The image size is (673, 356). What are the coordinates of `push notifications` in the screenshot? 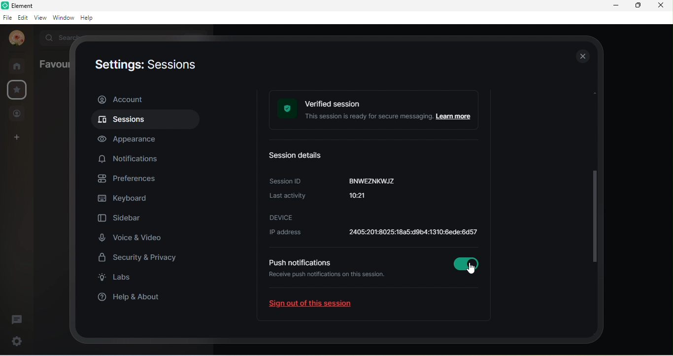 It's located at (299, 262).